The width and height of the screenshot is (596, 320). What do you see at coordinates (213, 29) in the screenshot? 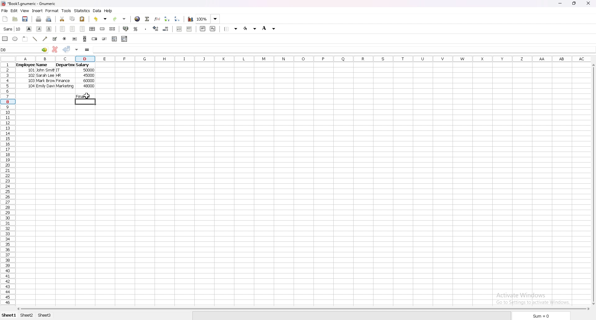
I see `subscript` at bounding box center [213, 29].